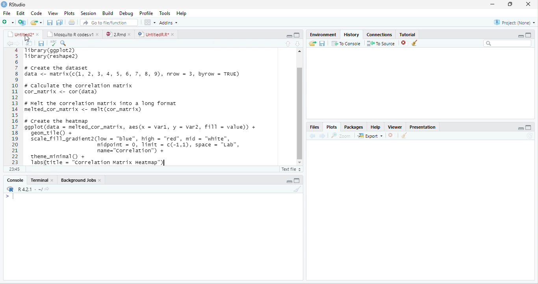  I want to click on minimize, so click(289, 181).